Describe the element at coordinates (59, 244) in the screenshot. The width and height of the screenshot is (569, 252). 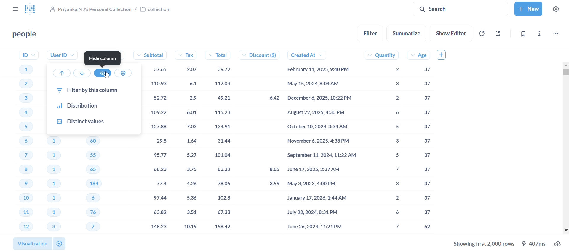
I see `settings` at that location.